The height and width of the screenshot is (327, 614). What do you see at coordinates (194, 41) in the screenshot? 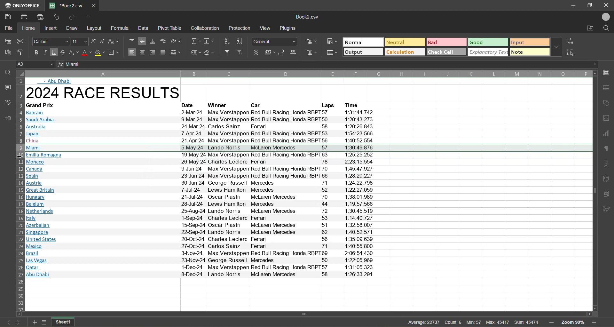
I see `summation` at bounding box center [194, 41].